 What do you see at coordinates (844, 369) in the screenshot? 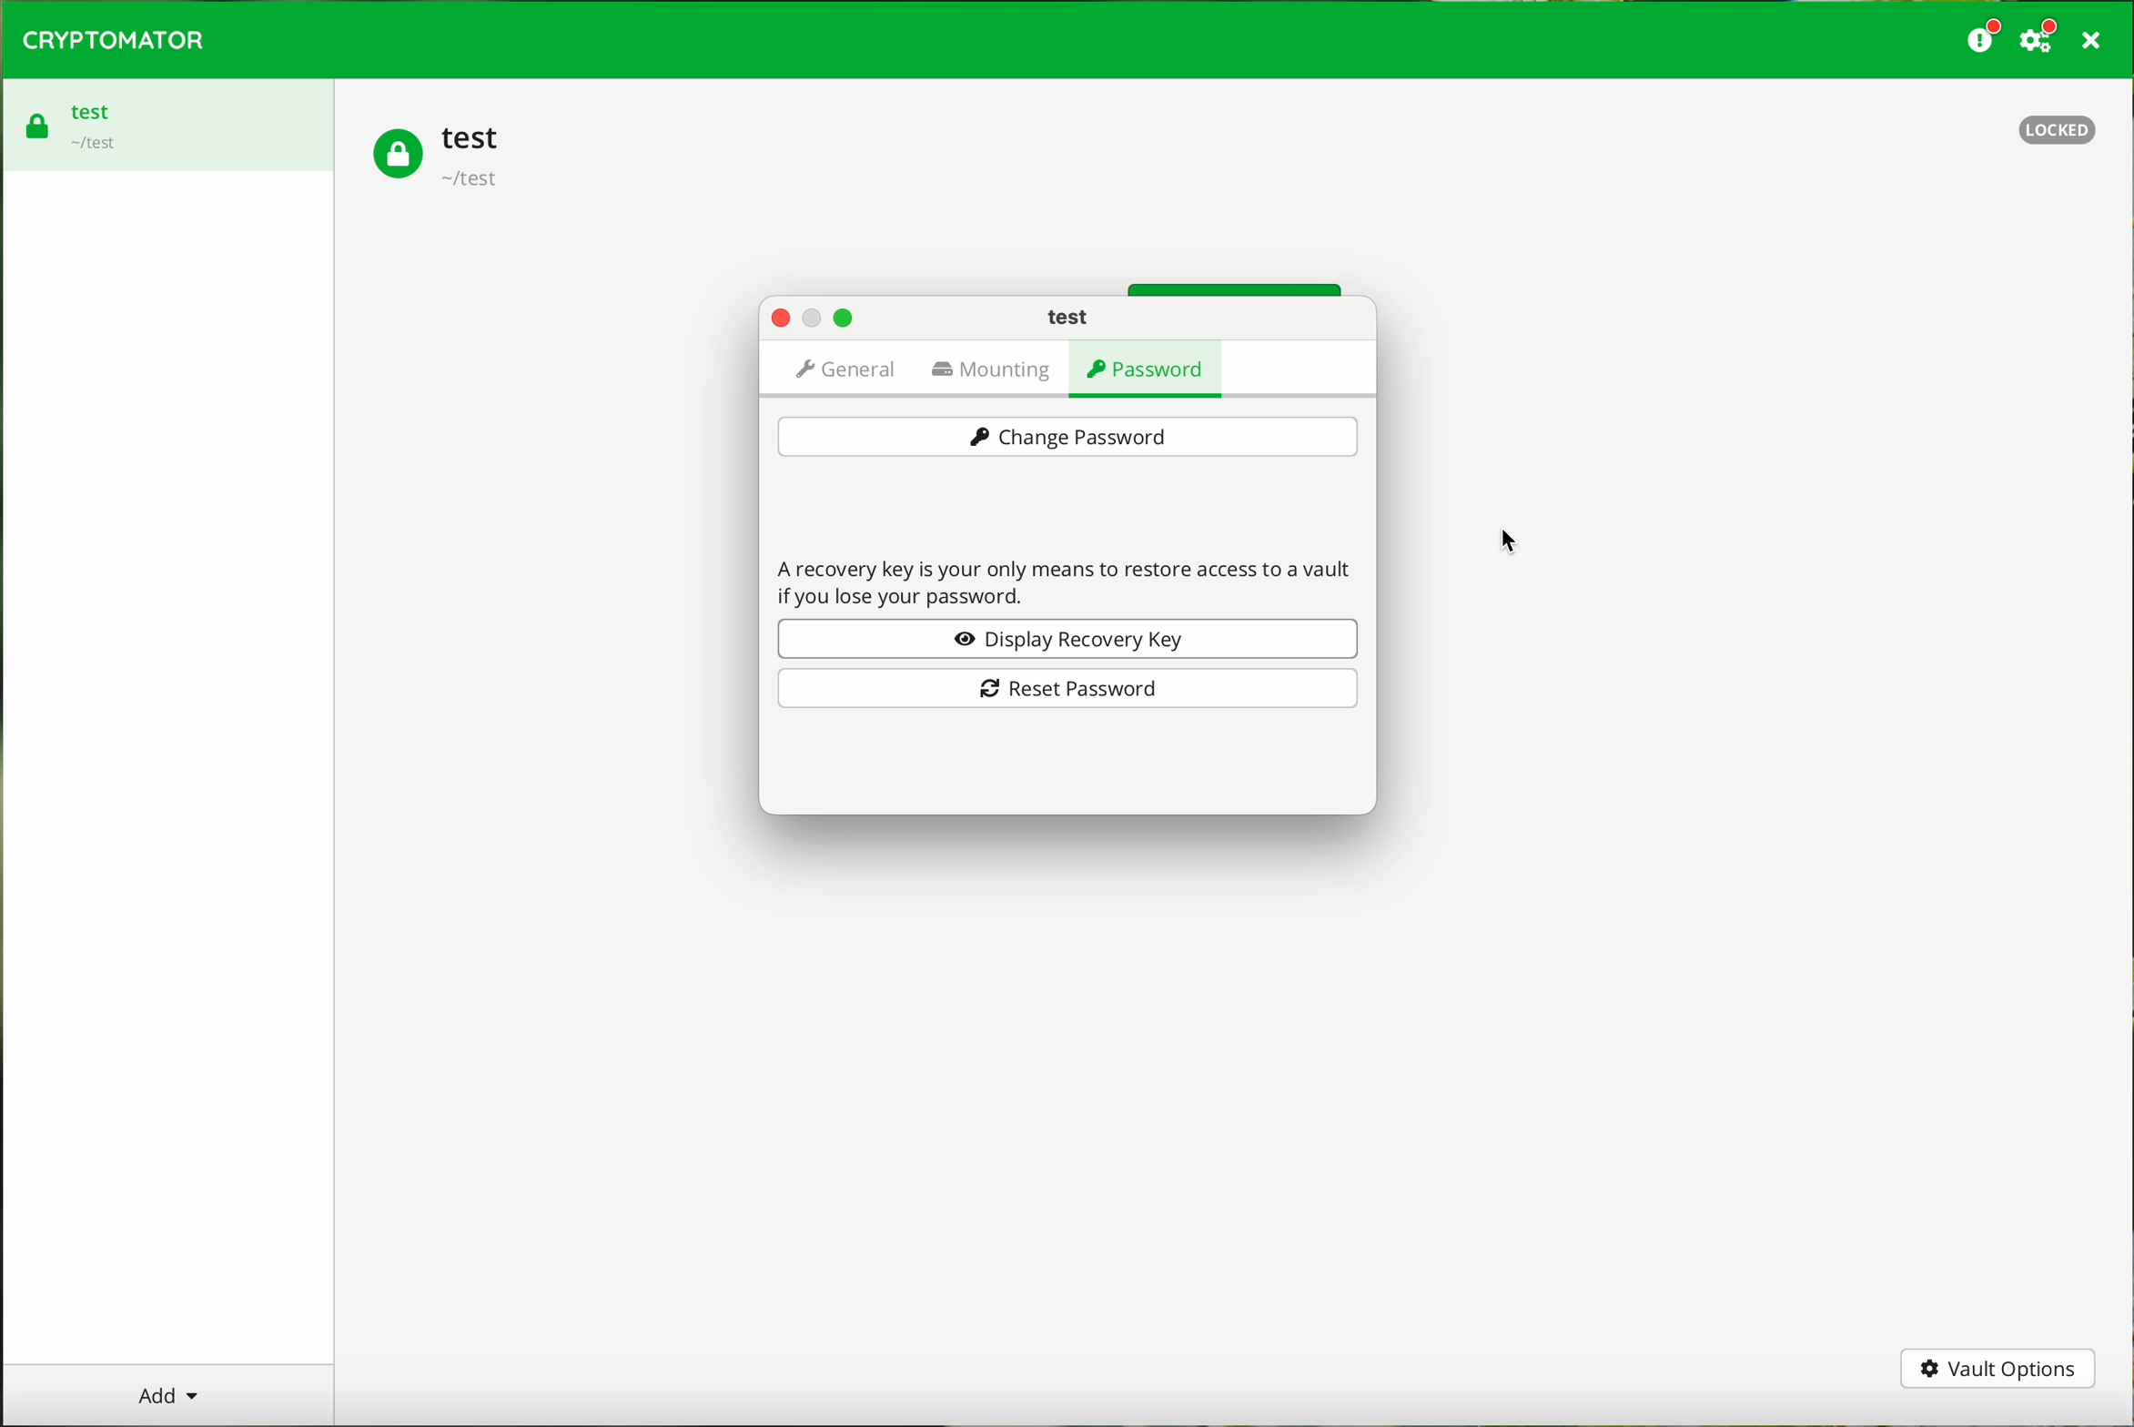
I see `general` at bounding box center [844, 369].